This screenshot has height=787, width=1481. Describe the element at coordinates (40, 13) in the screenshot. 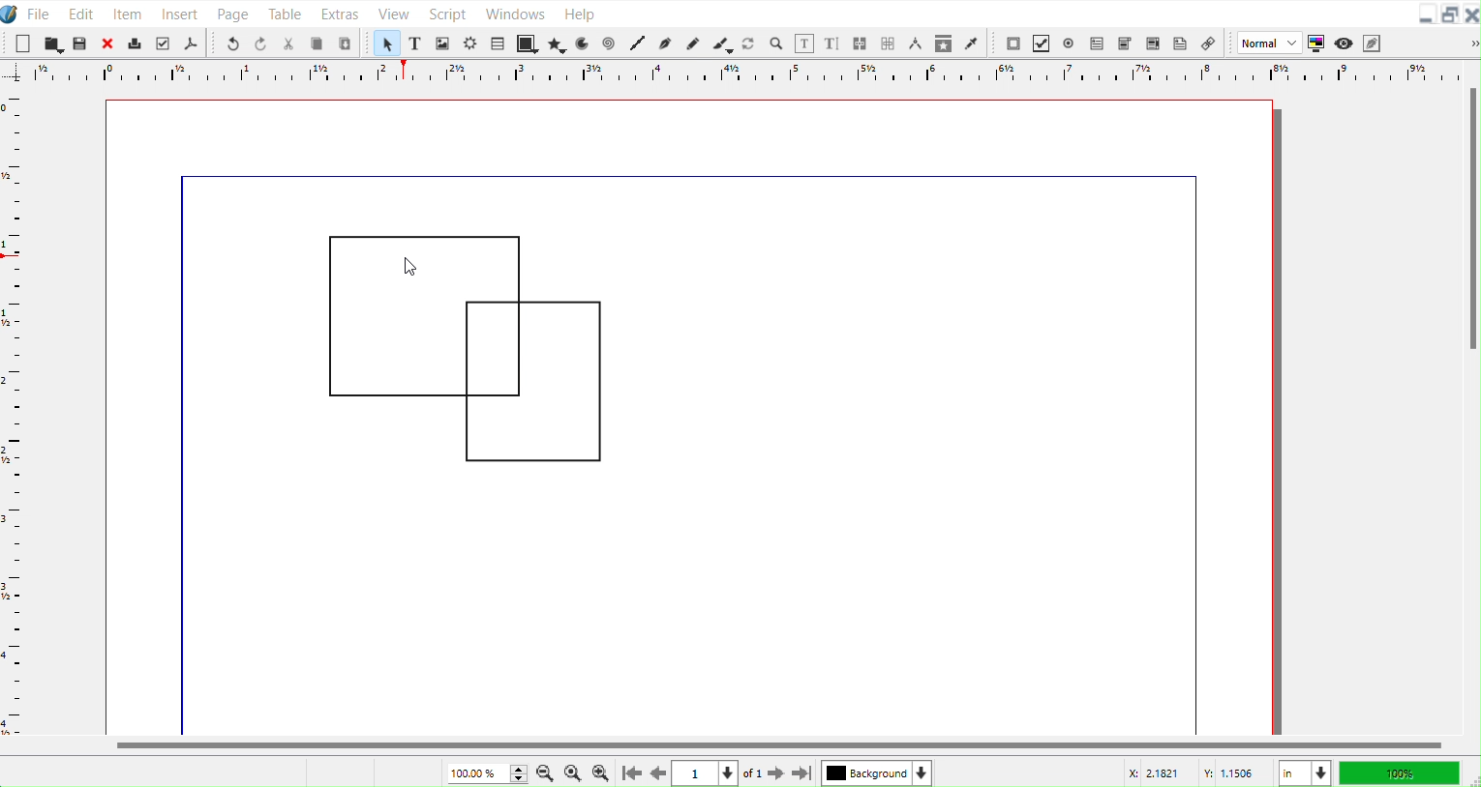

I see `File` at that location.